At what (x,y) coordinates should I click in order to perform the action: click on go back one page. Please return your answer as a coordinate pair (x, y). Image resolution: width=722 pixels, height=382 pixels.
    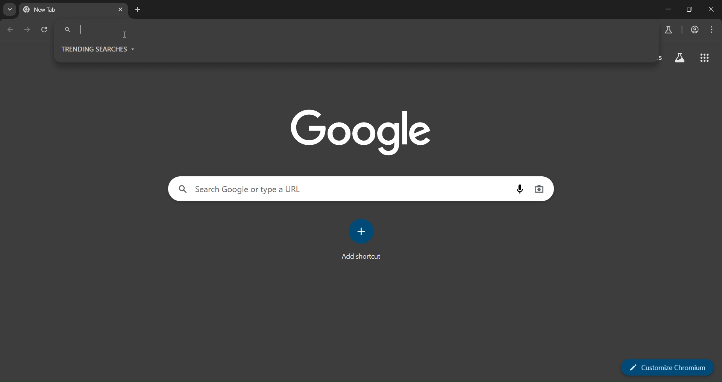
    Looking at the image, I should click on (11, 29).